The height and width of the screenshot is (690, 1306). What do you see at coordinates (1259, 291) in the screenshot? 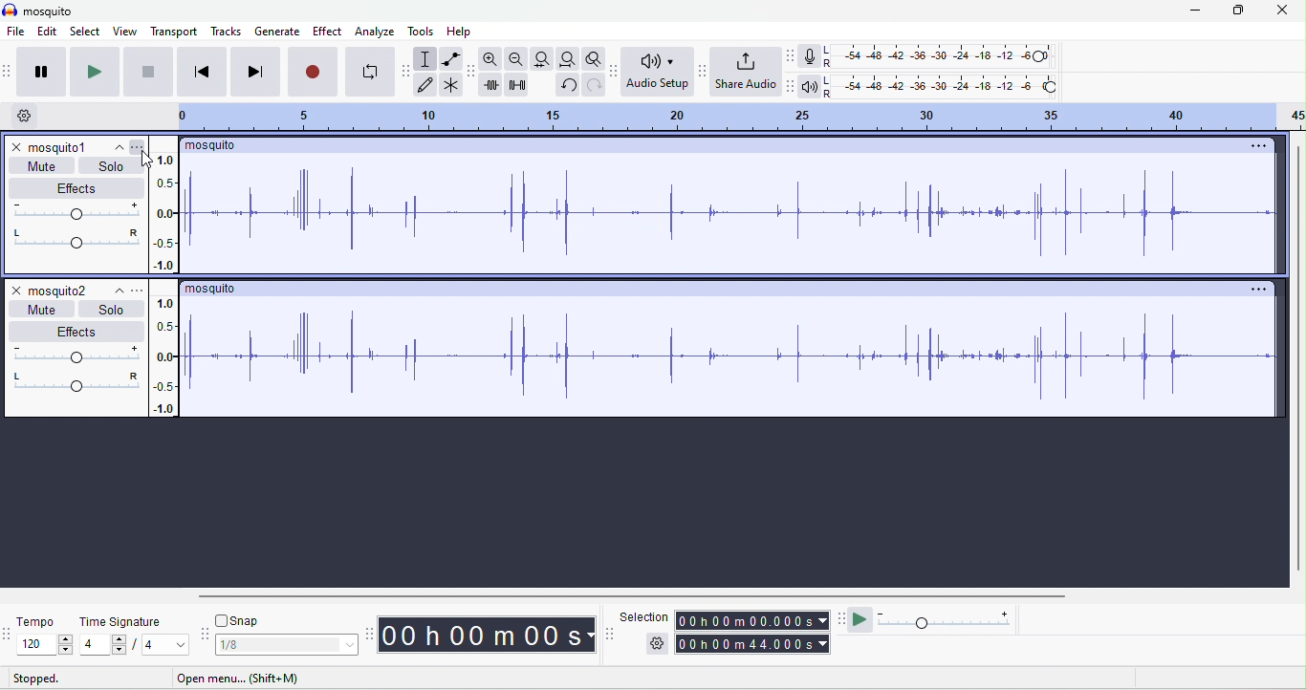
I see `options` at bounding box center [1259, 291].